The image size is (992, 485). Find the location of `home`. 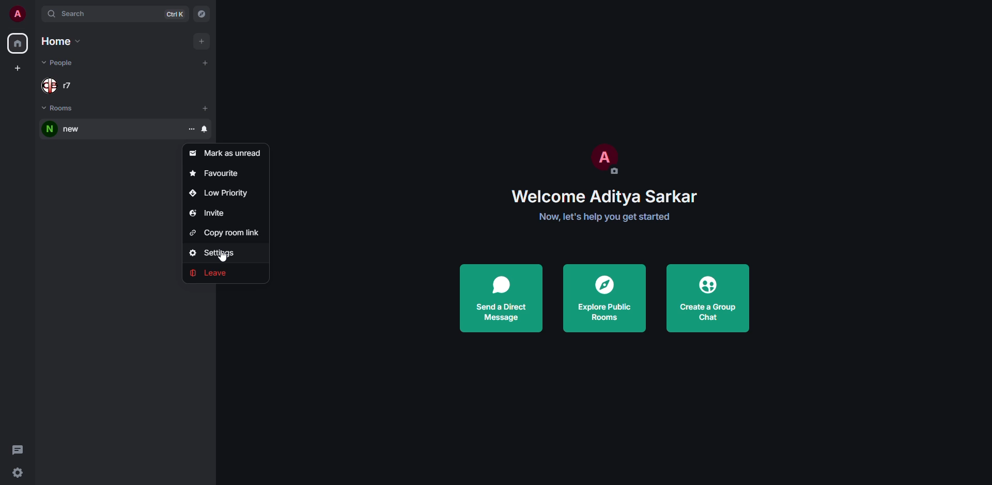

home is located at coordinates (67, 41).